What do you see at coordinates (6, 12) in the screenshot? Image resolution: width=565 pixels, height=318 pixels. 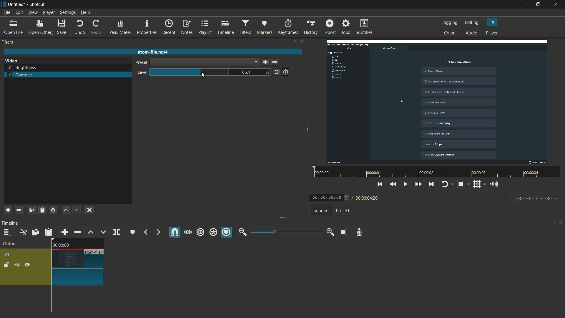 I see `file menu` at bounding box center [6, 12].